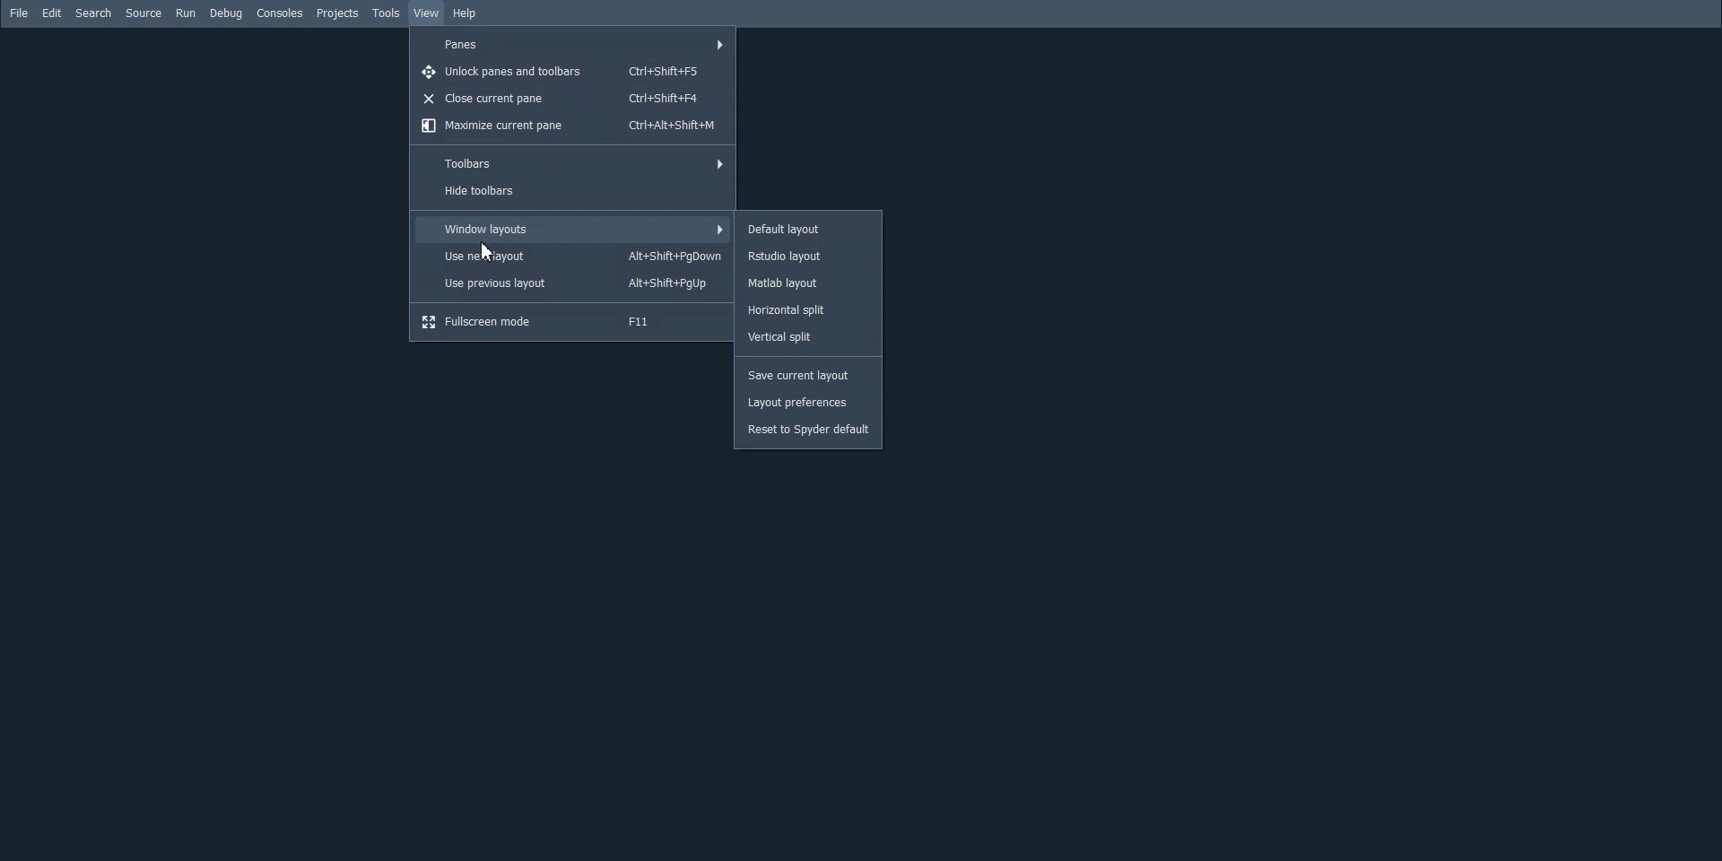  What do you see at coordinates (807, 310) in the screenshot?
I see `Horizontal split` at bounding box center [807, 310].